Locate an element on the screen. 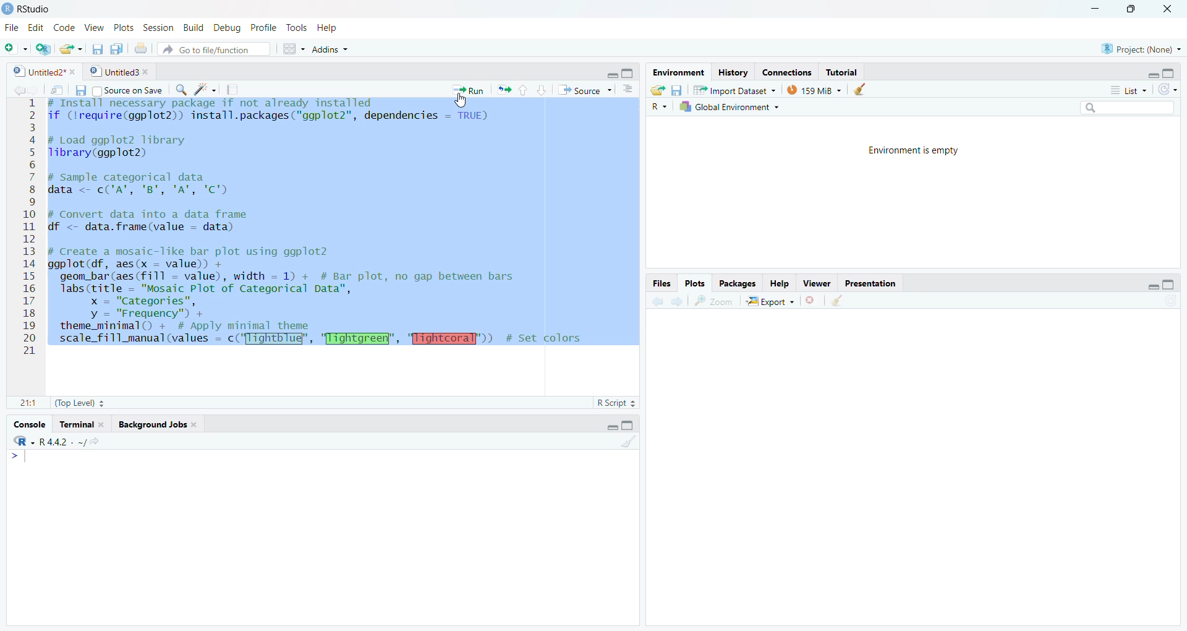 This screenshot has height=631, width=1187. Clean is located at coordinates (862, 89).